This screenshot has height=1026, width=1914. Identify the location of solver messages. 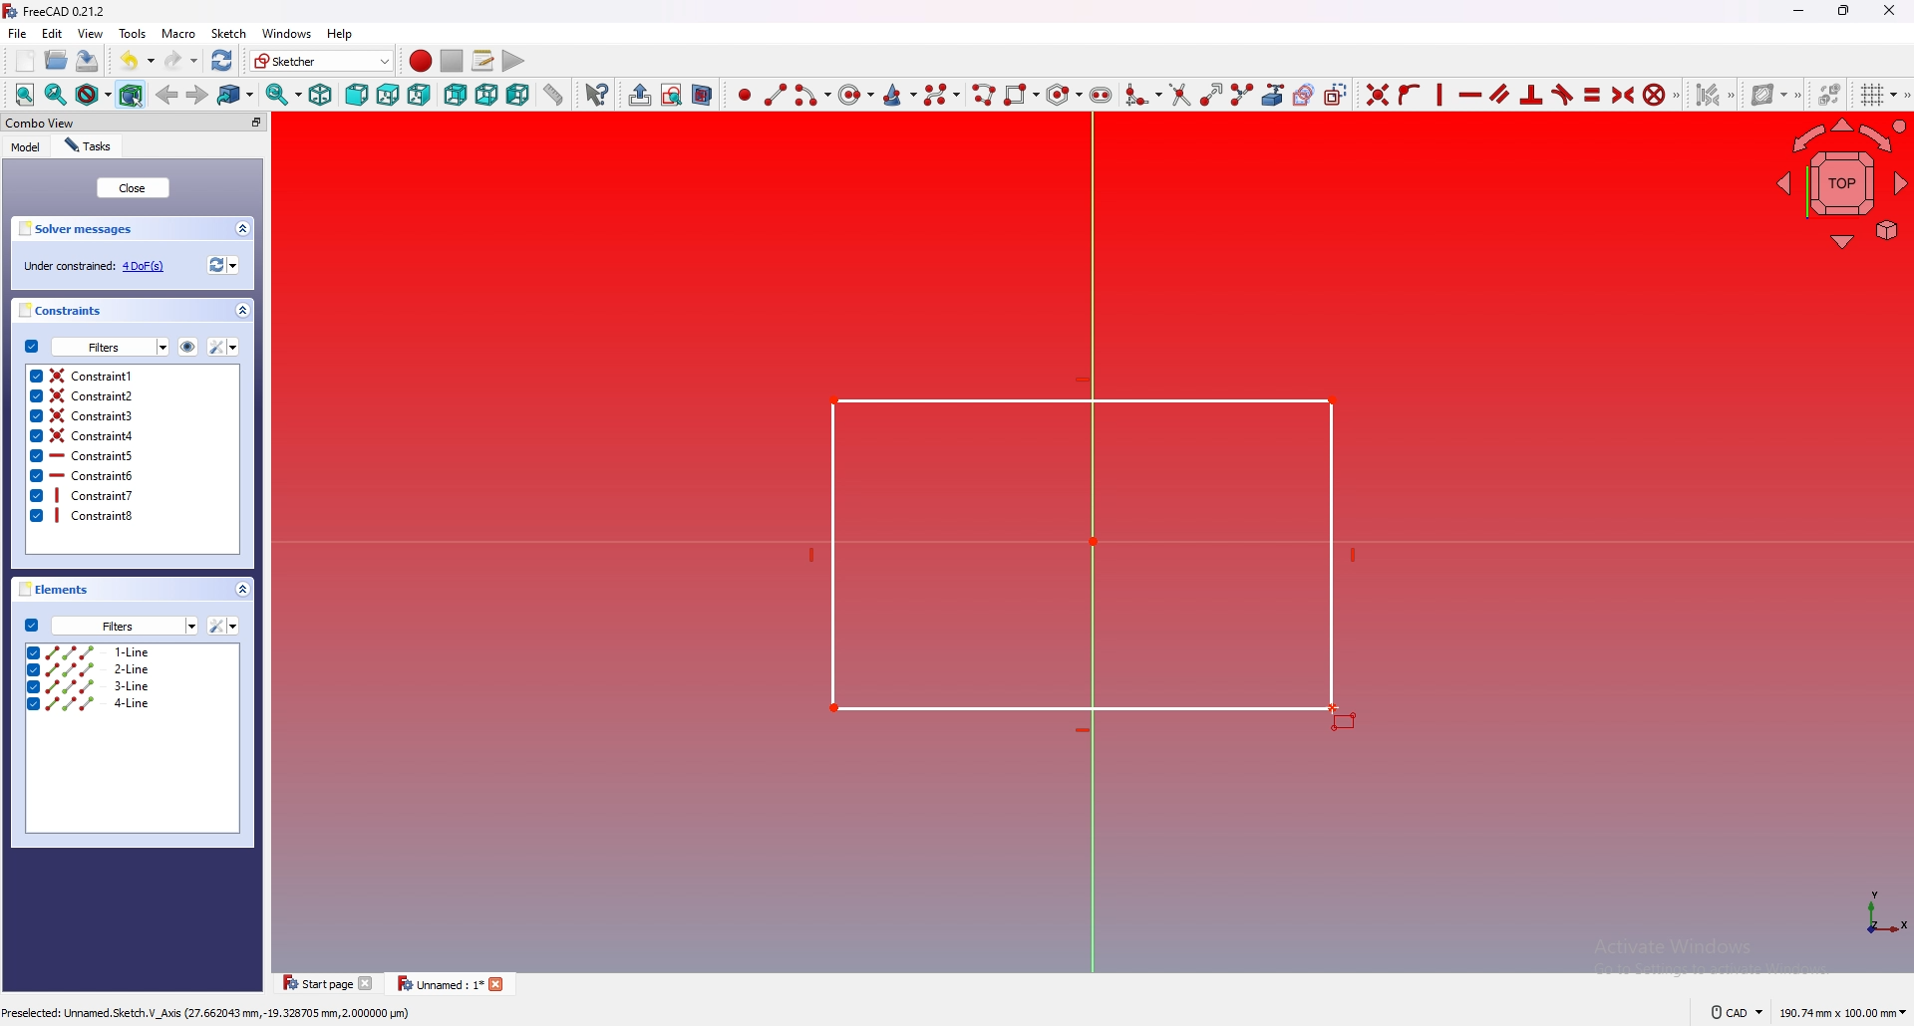
(78, 229).